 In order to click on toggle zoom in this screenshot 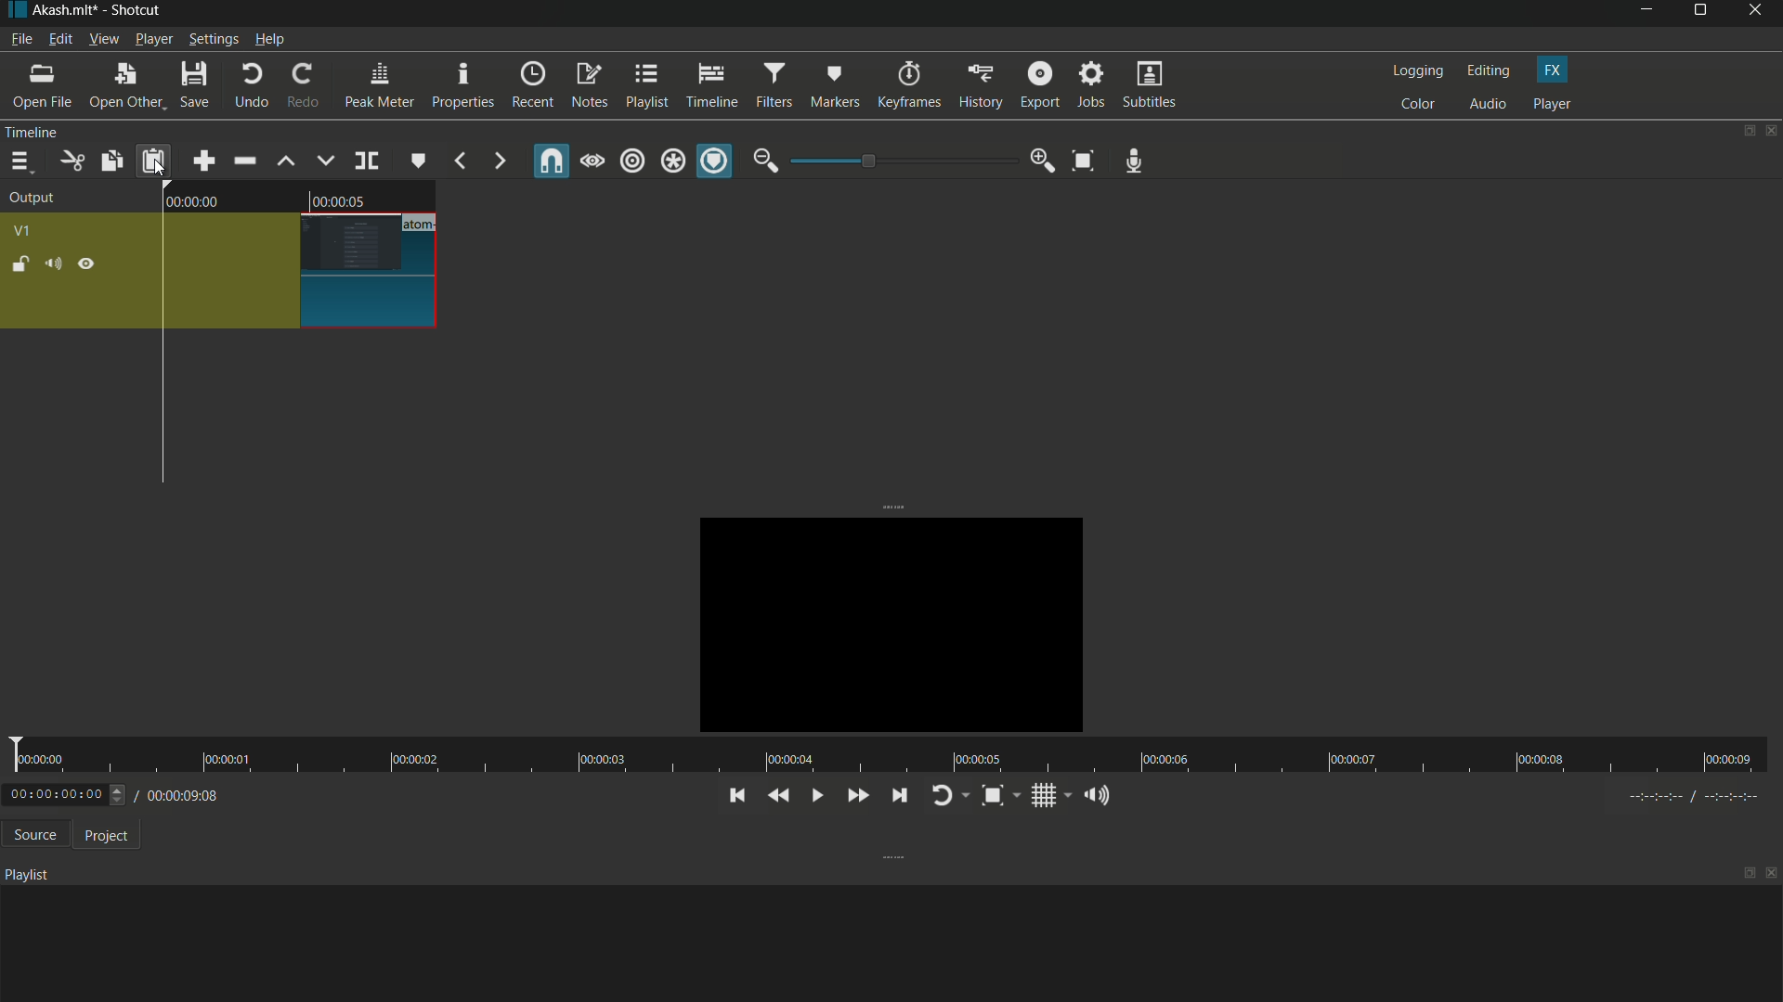, I will do `click(999, 795)`.